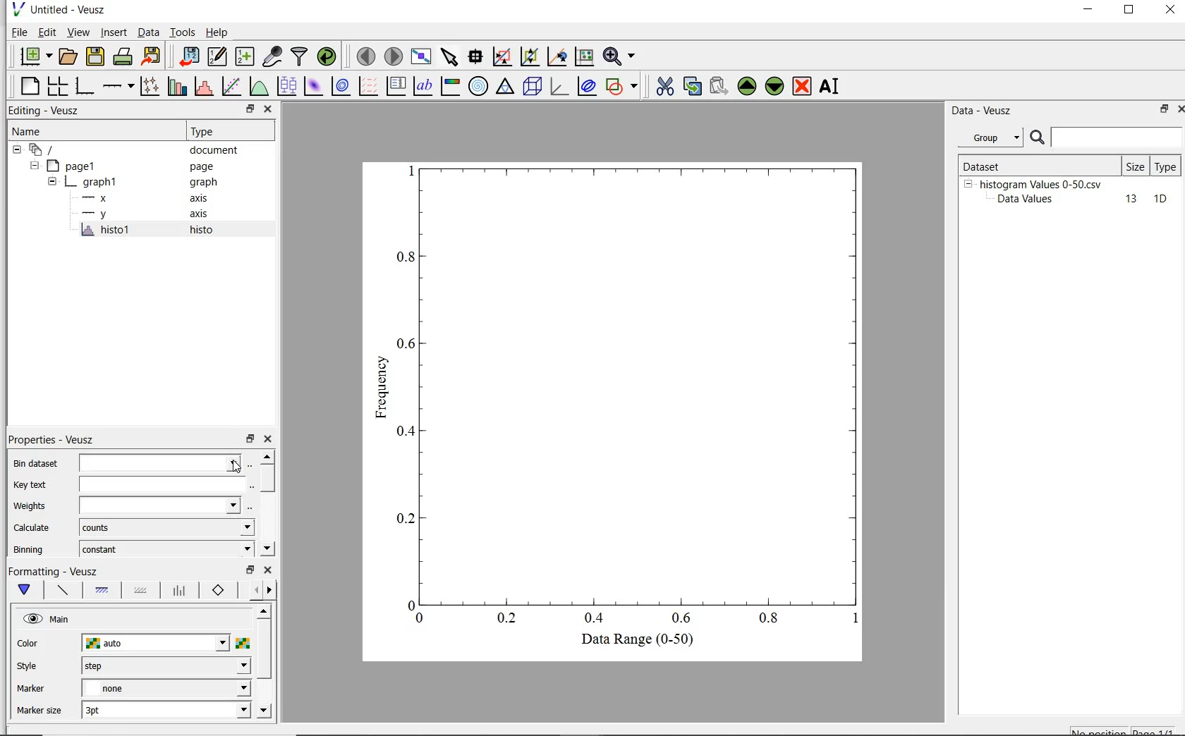  I want to click on hide main, so click(48, 620).